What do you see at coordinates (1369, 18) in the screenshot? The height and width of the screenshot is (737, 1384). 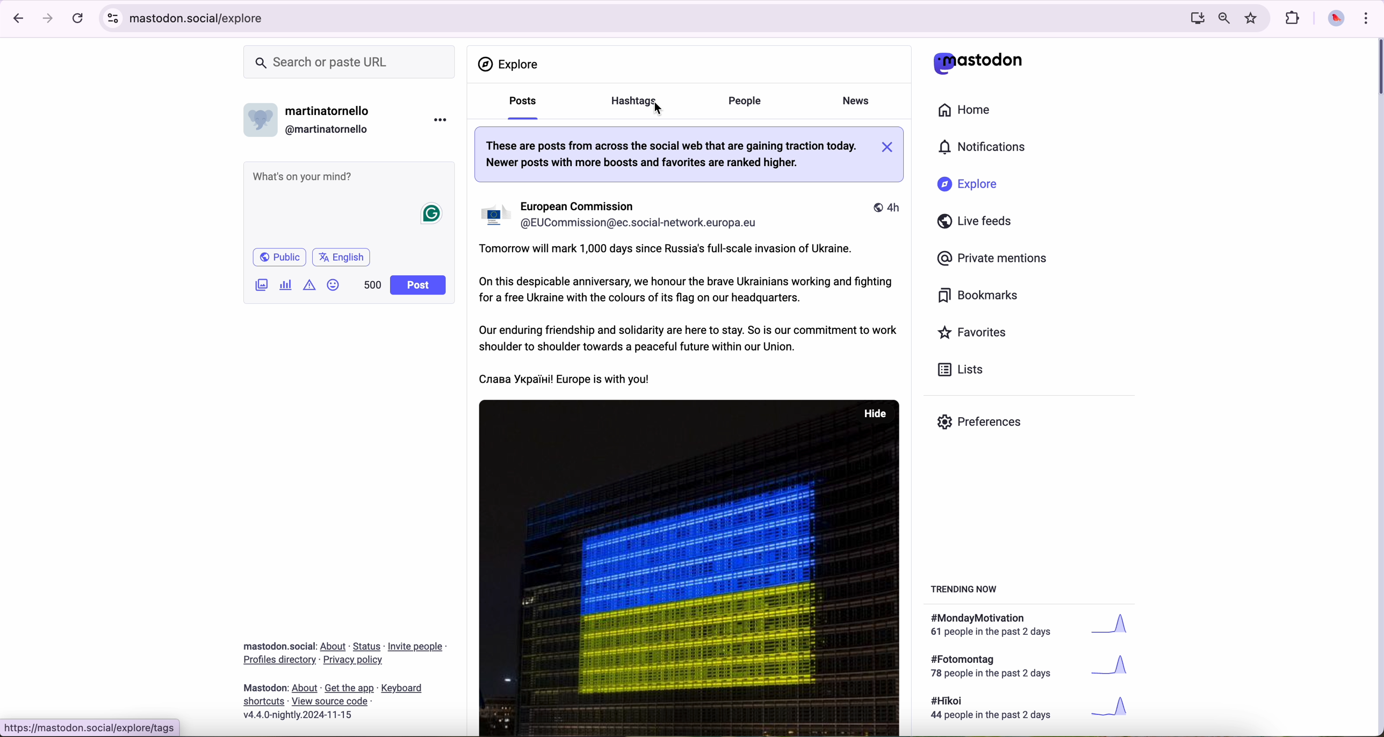 I see `customize and control Google Chrome` at bounding box center [1369, 18].